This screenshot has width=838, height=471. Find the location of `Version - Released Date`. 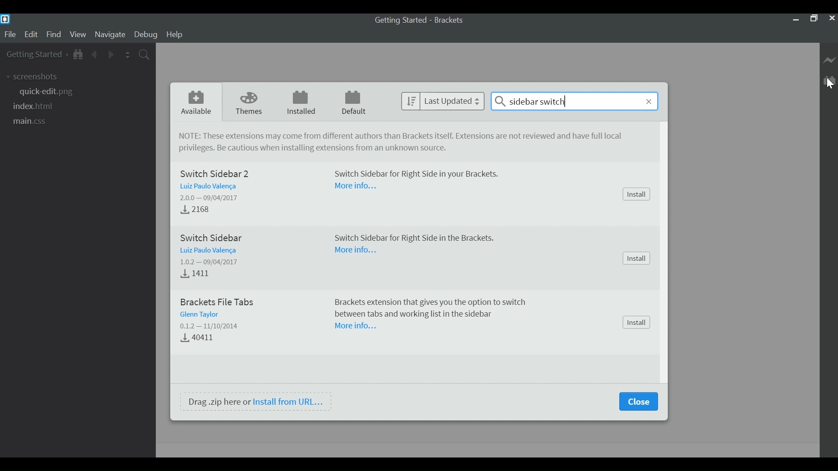

Version - Released Date is located at coordinates (214, 198).